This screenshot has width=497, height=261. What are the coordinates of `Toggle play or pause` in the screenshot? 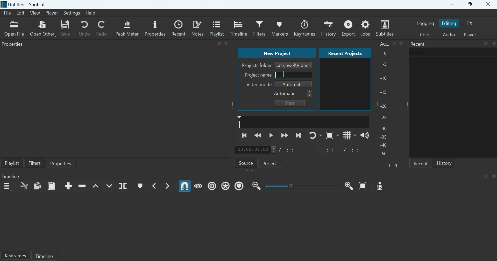 It's located at (271, 135).